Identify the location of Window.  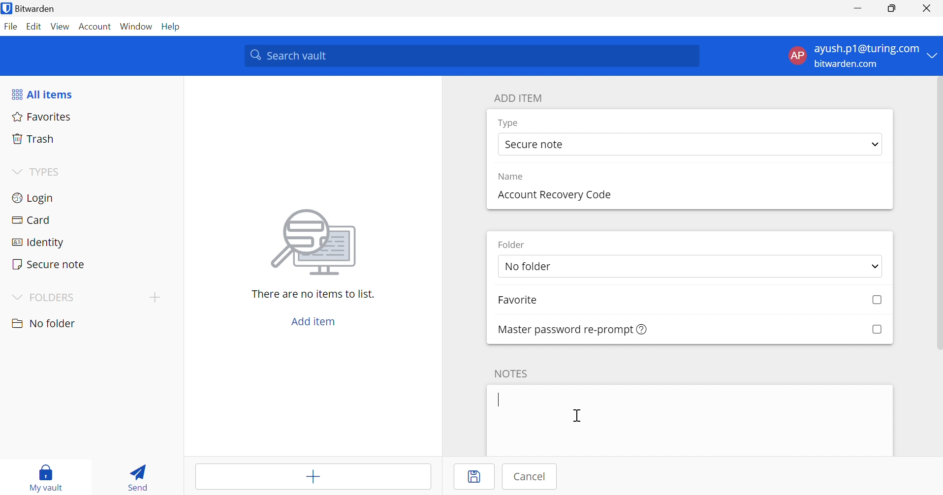
(137, 27).